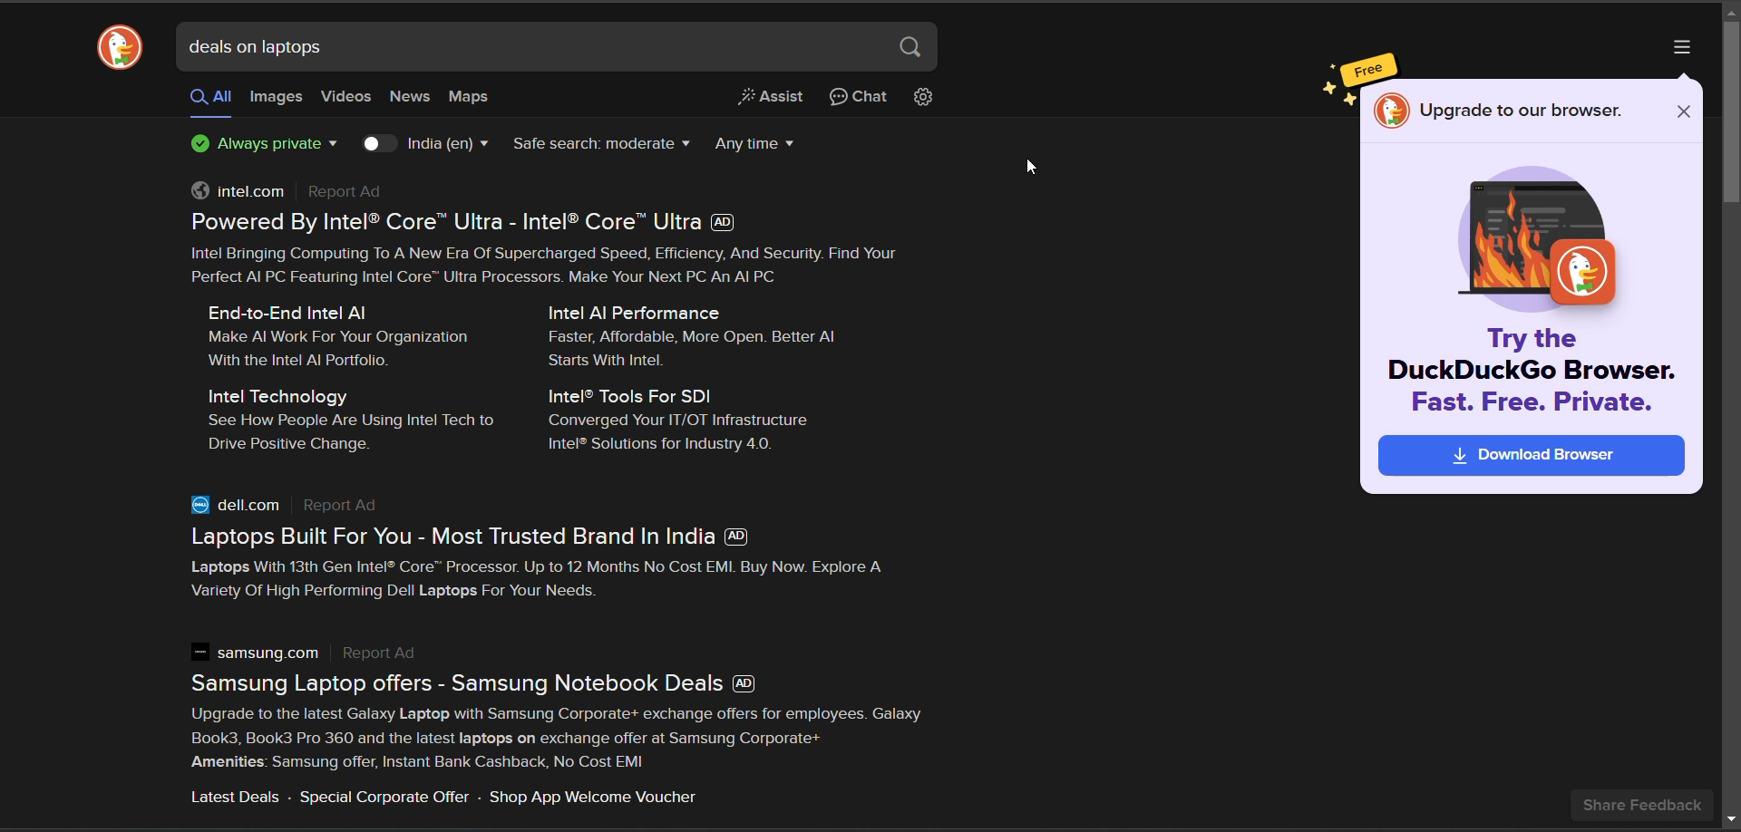  What do you see at coordinates (1682, 48) in the screenshot?
I see `more options` at bounding box center [1682, 48].